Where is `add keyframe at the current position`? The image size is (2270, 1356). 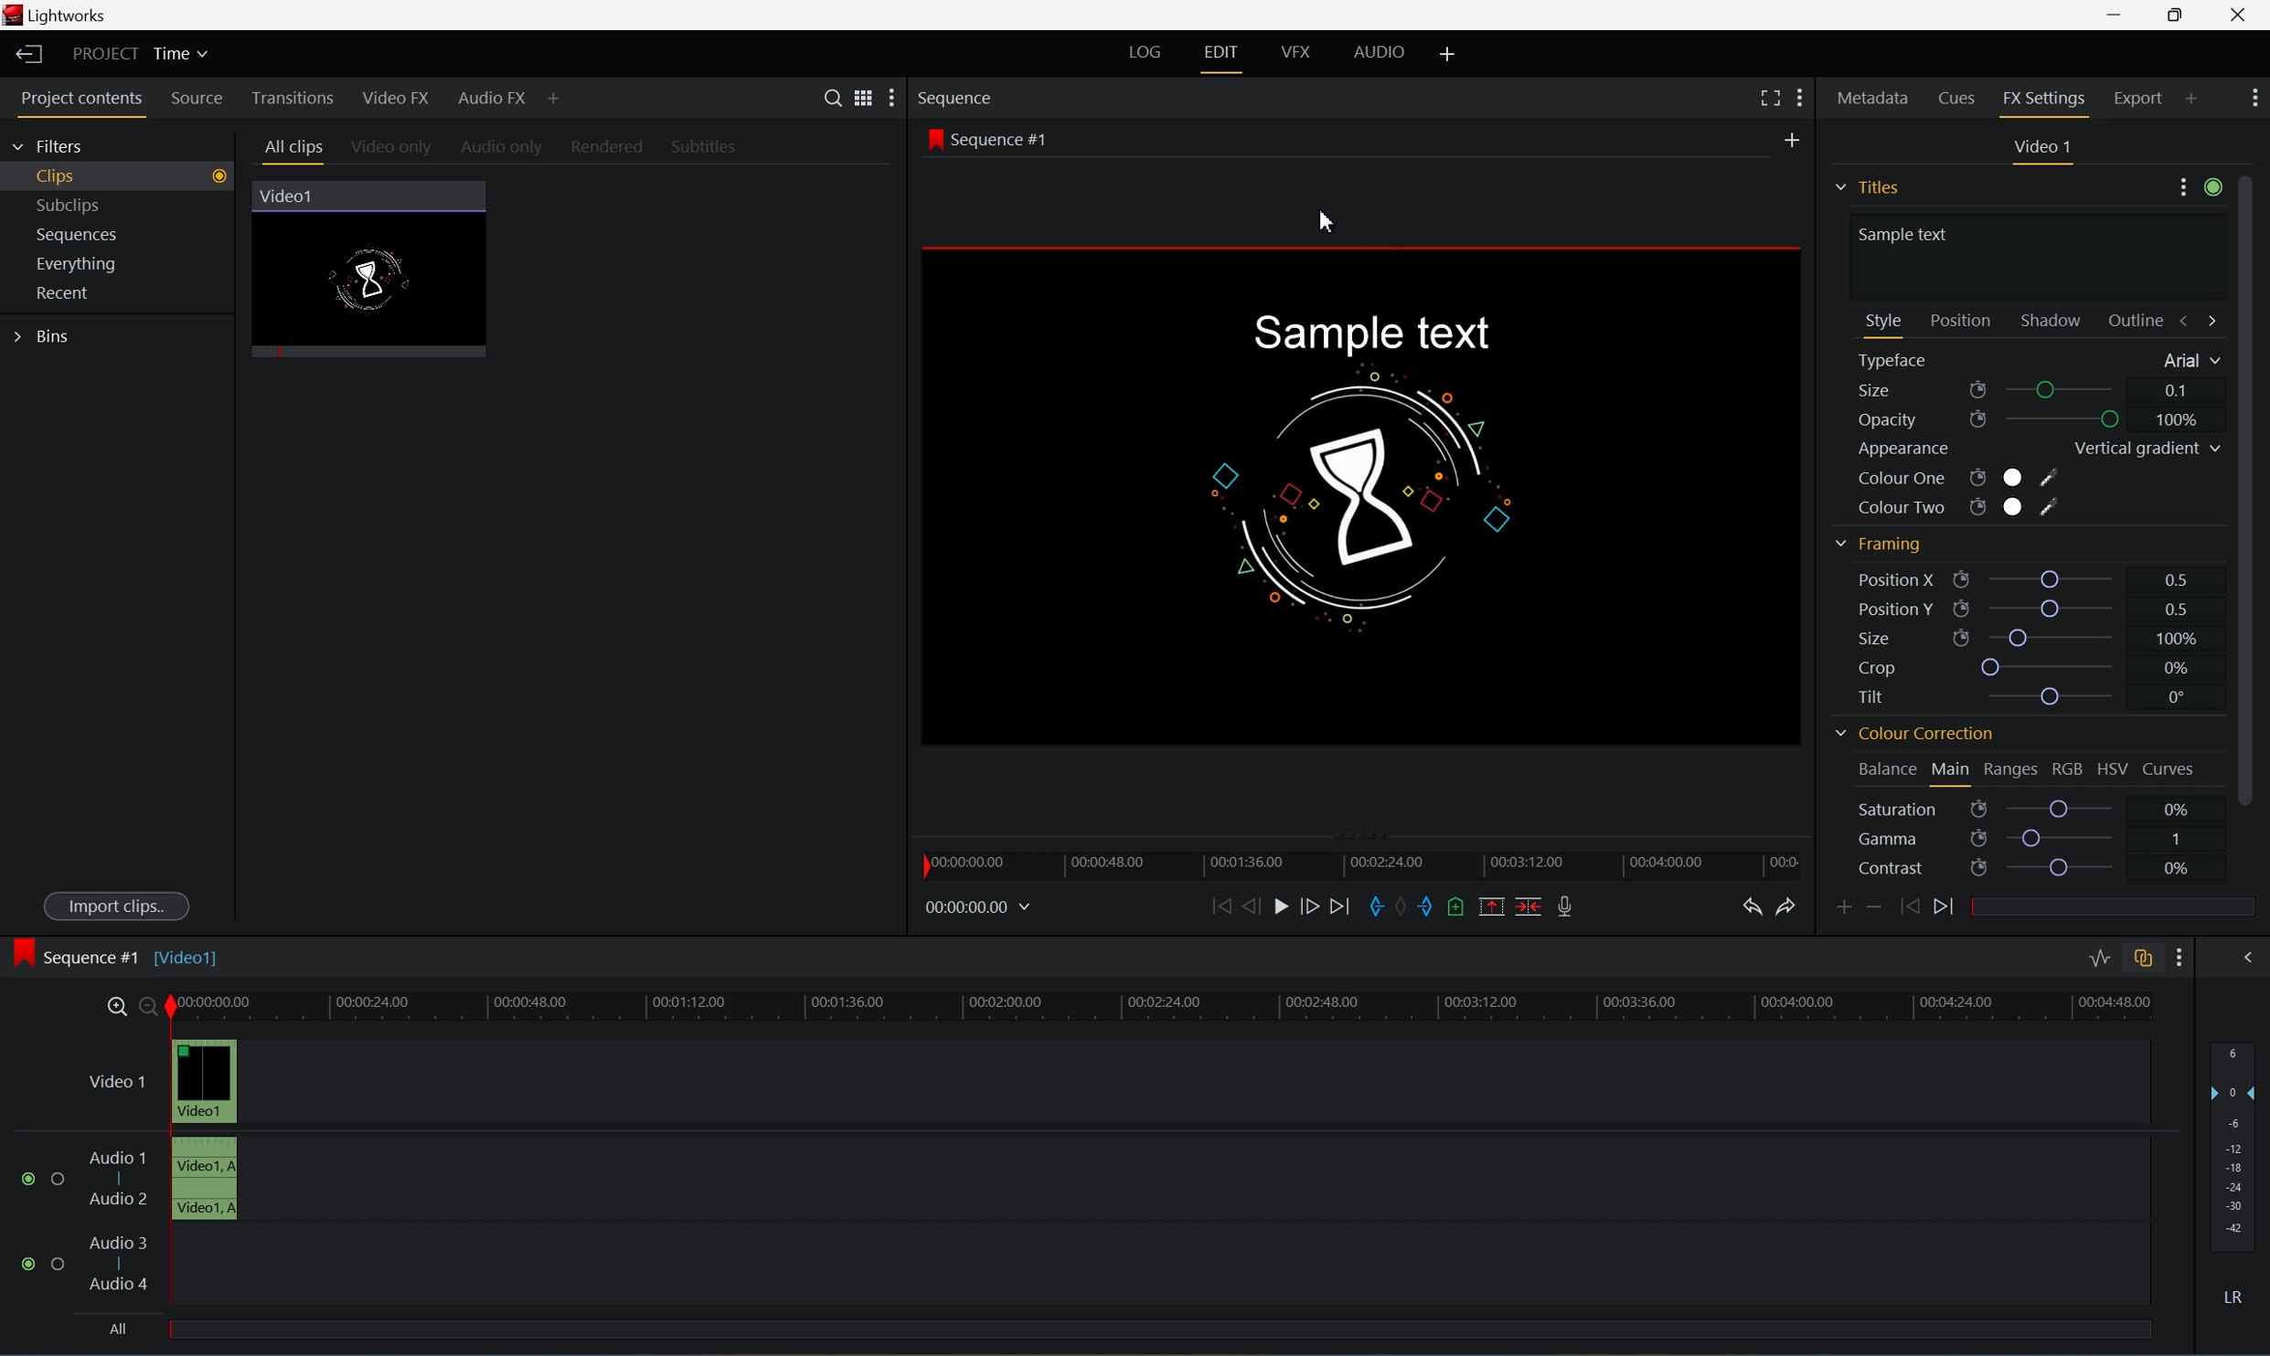
add keyframe at the current position is located at coordinates (1846, 906).